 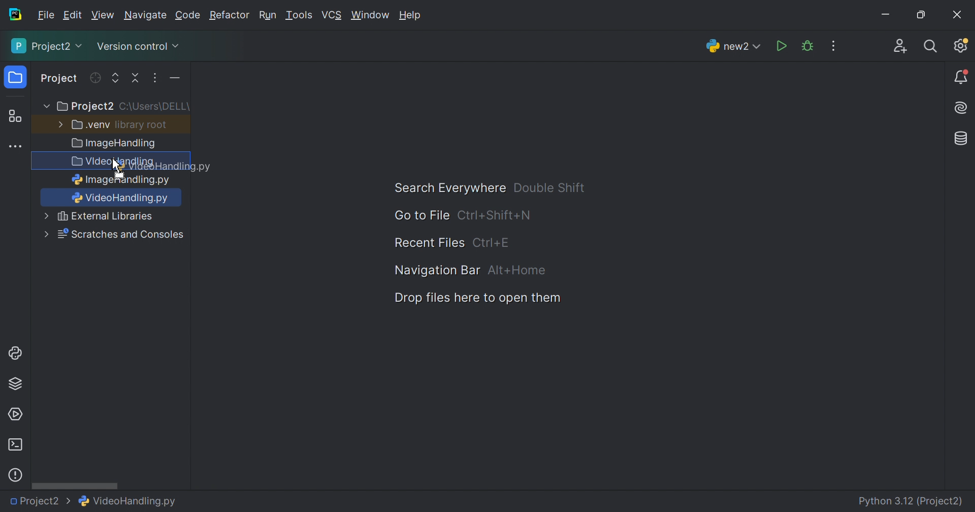 What do you see at coordinates (411, 15) in the screenshot?
I see `Help` at bounding box center [411, 15].